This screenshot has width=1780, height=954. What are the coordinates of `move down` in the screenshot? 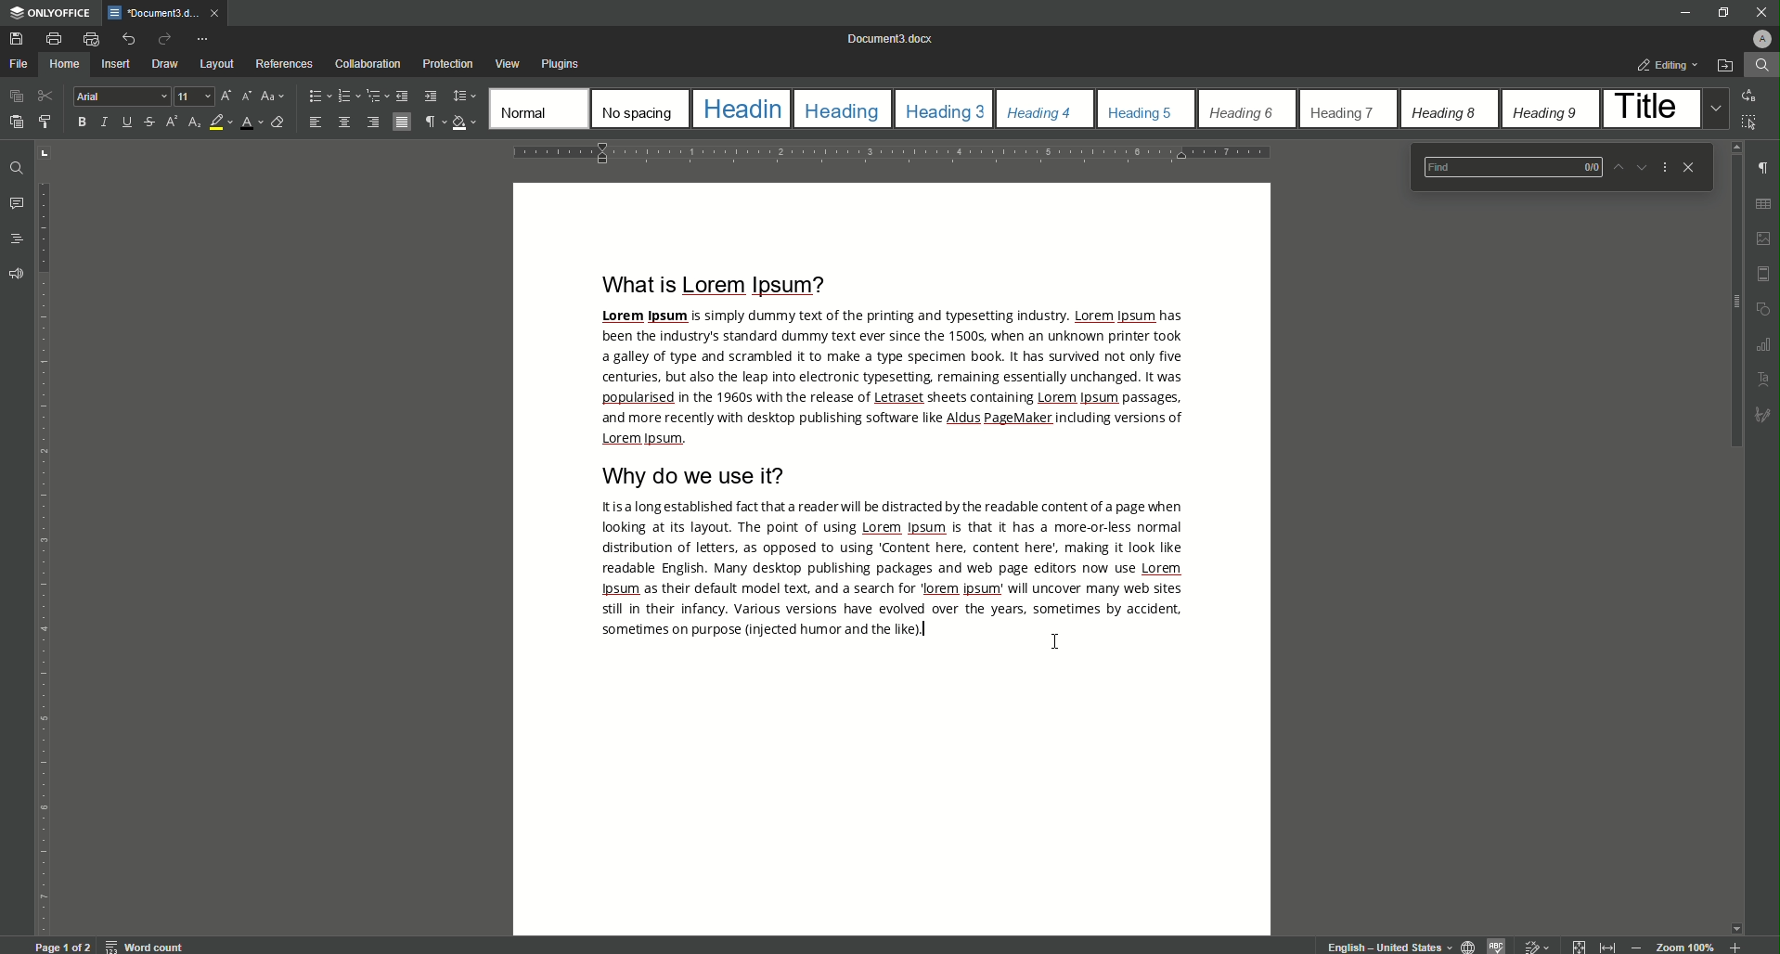 It's located at (1738, 924).